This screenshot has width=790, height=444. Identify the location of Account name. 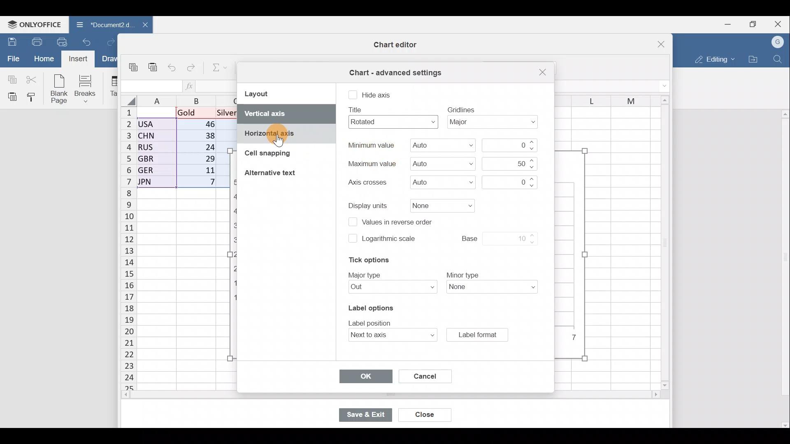
(778, 40).